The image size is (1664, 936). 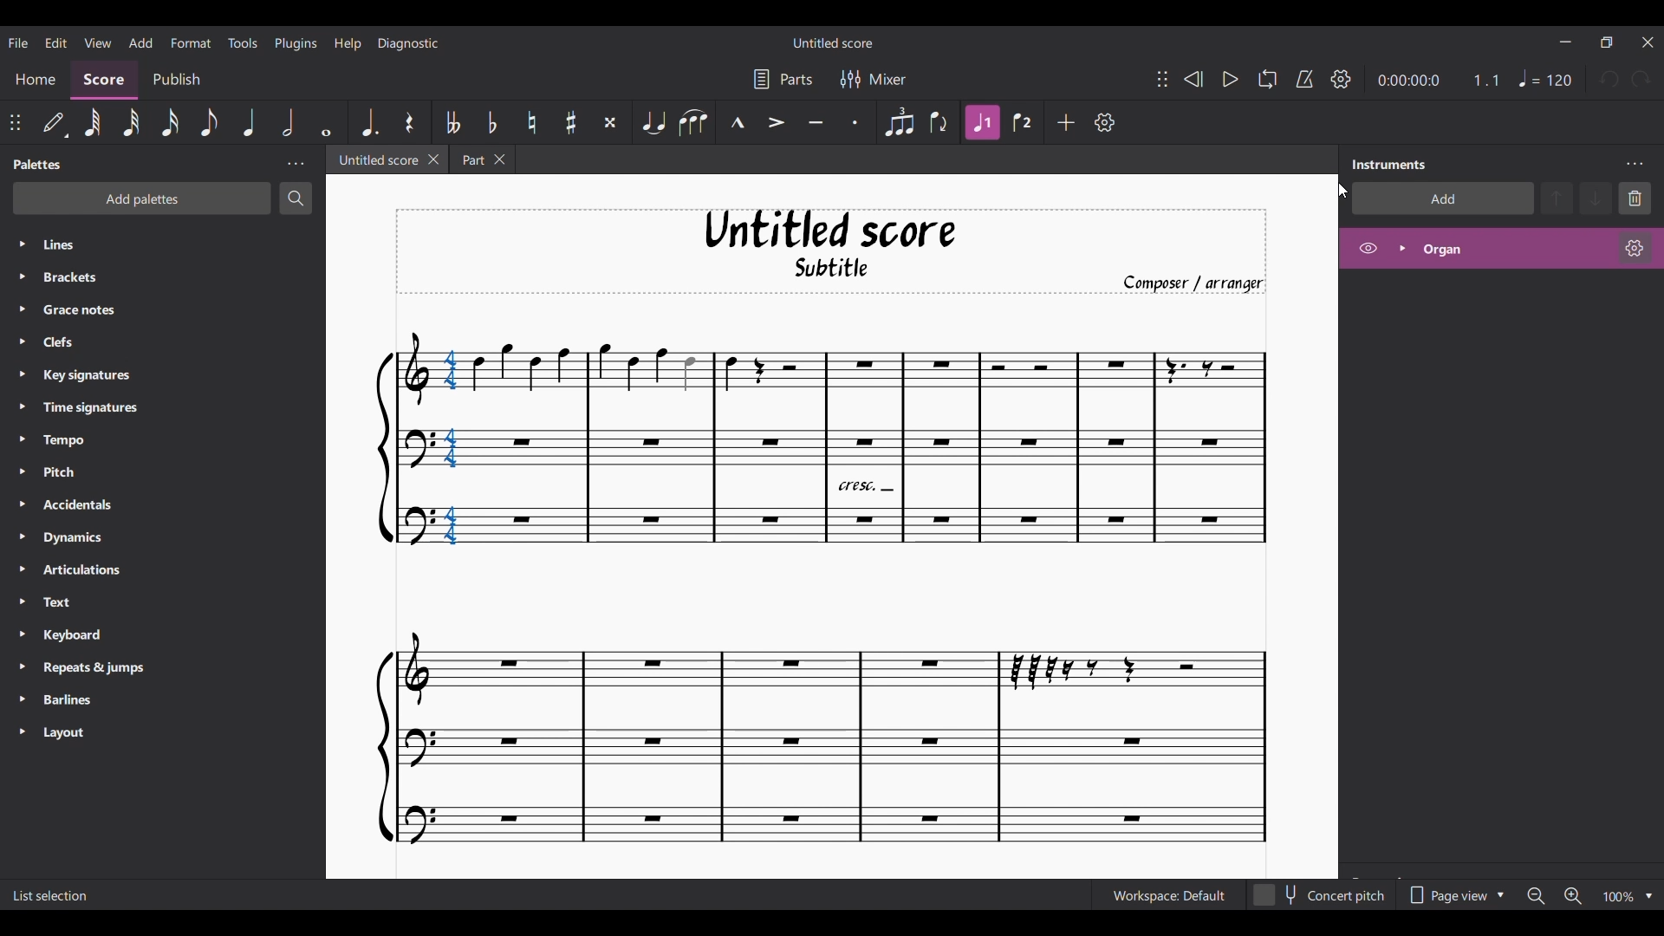 I want to click on Plugins menu, so click(x=296, y=43).